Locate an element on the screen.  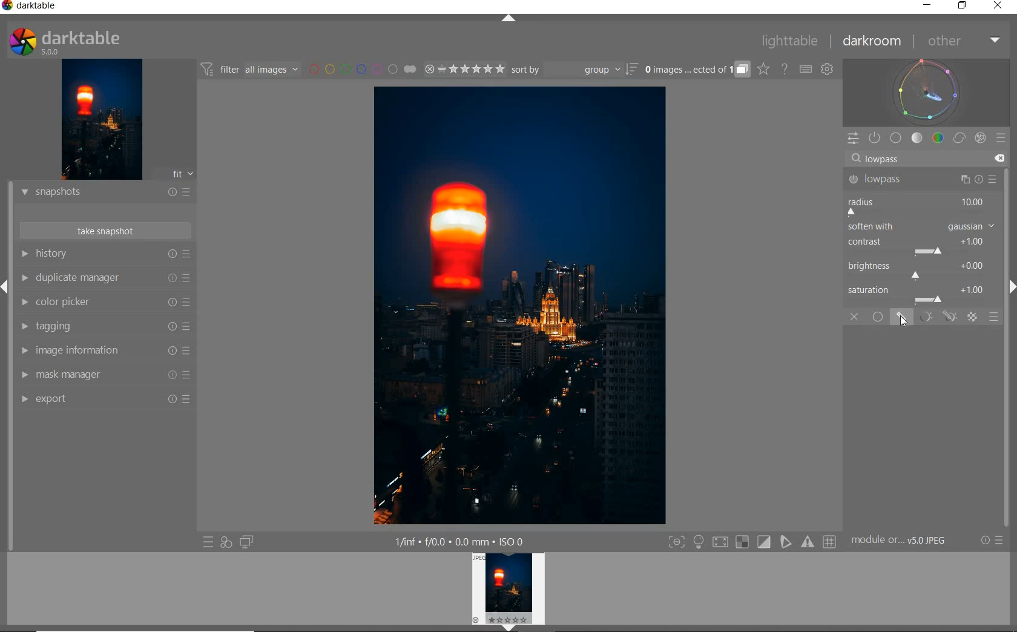
QUICK ACCESS TO PRESET is located at coordinates (208, 544).